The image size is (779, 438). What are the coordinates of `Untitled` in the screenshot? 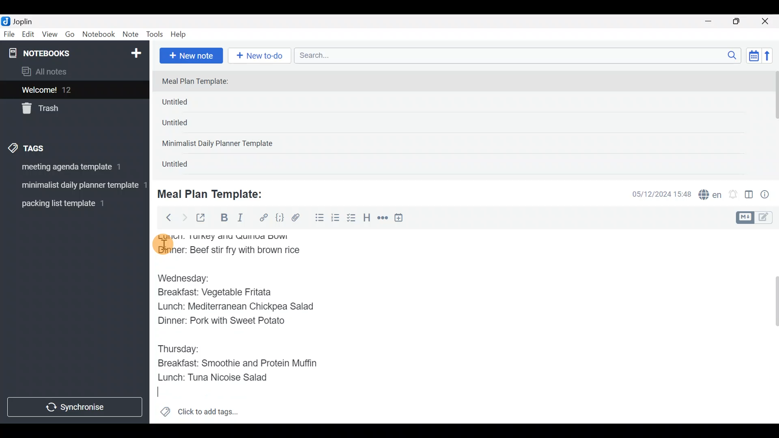 It's located at (188, 104).